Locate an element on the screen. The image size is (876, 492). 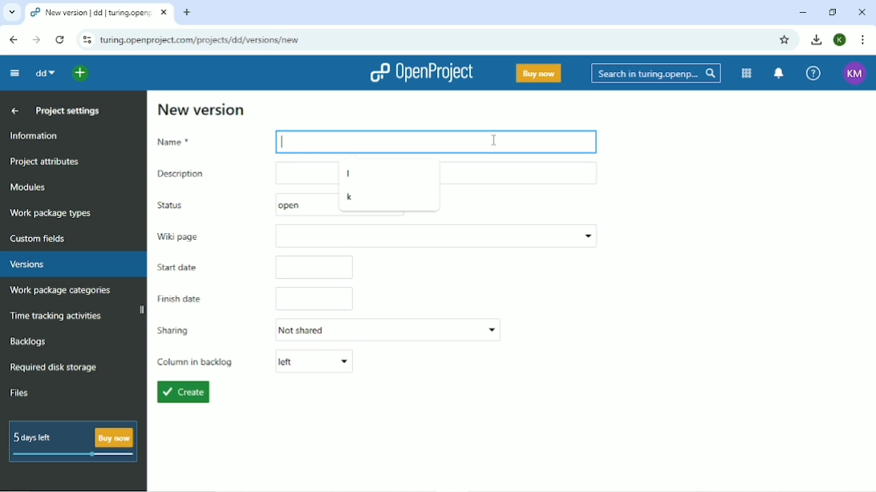
Search is located at coordinates (657, 74).